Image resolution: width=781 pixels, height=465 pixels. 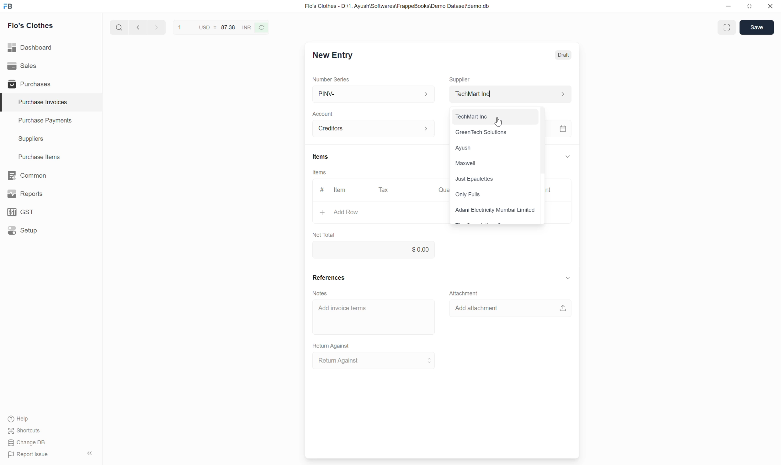 What do you see at coordinates (329, 78) in the screenshot?
I see `Number Series` at bounding box center [329, 78].